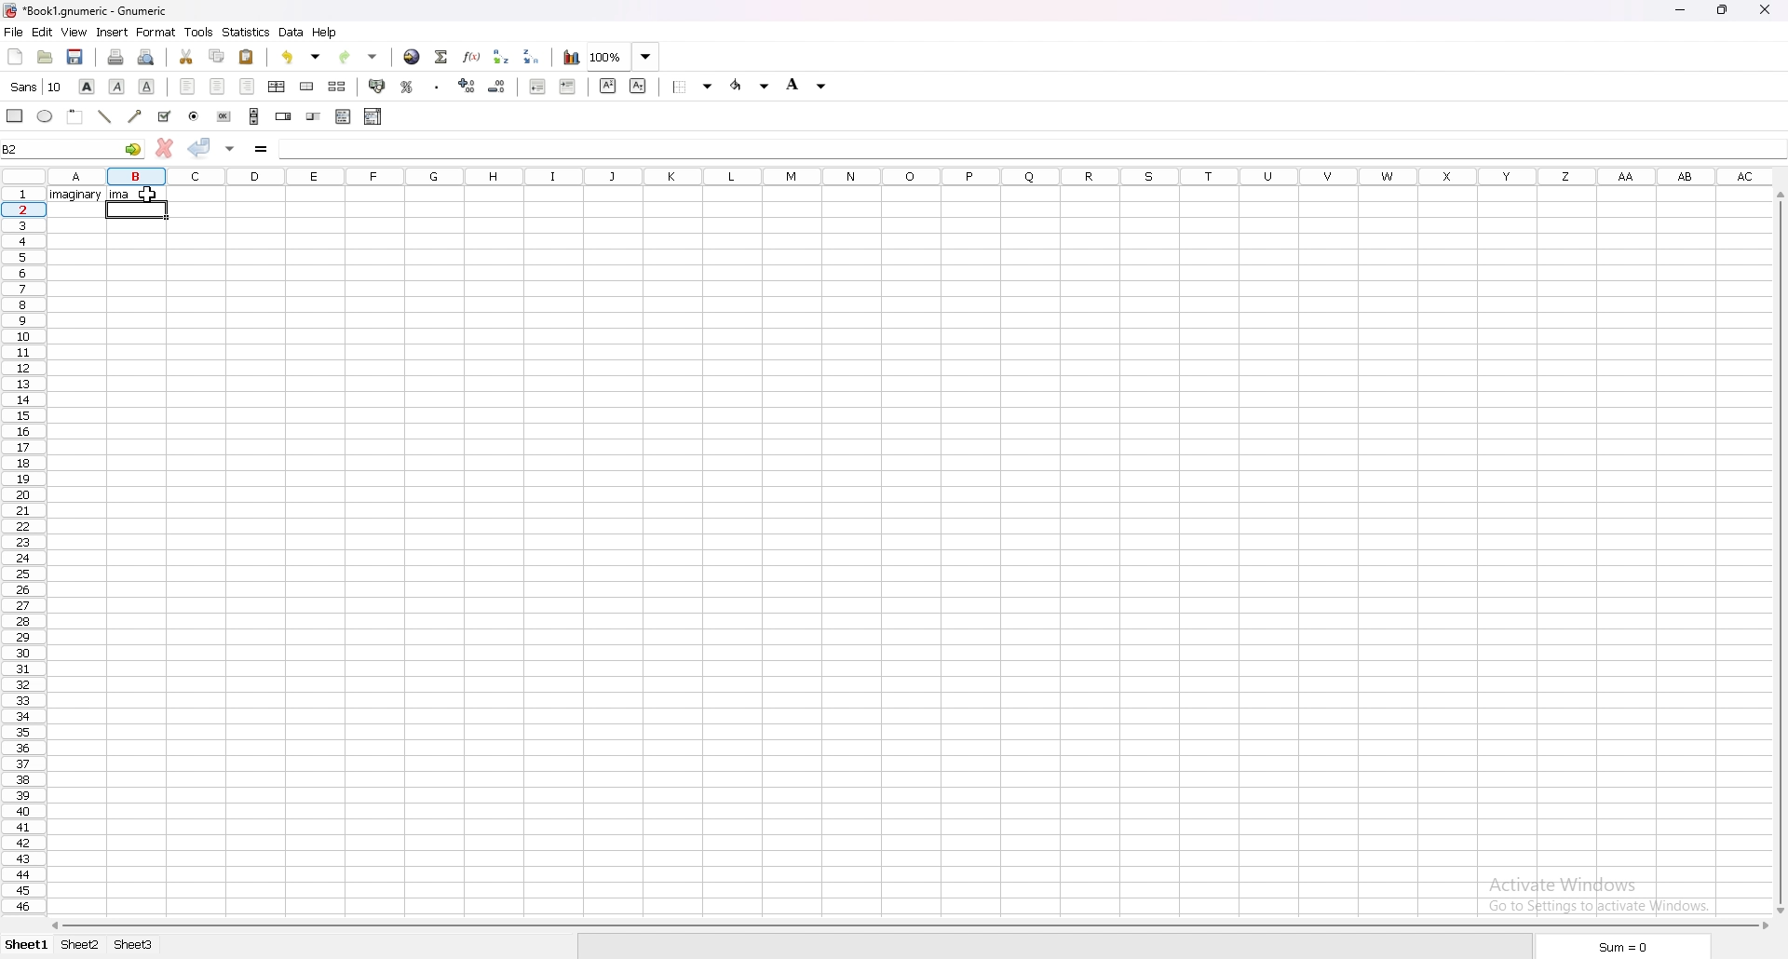  Describe the element at coordinates (156, 33) in the screenshot. I see `format` at that location.